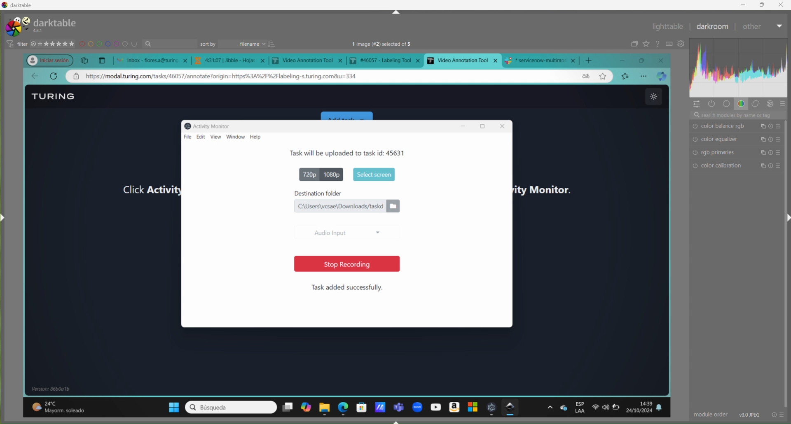  I want to click on zoom, so click(417, 405).